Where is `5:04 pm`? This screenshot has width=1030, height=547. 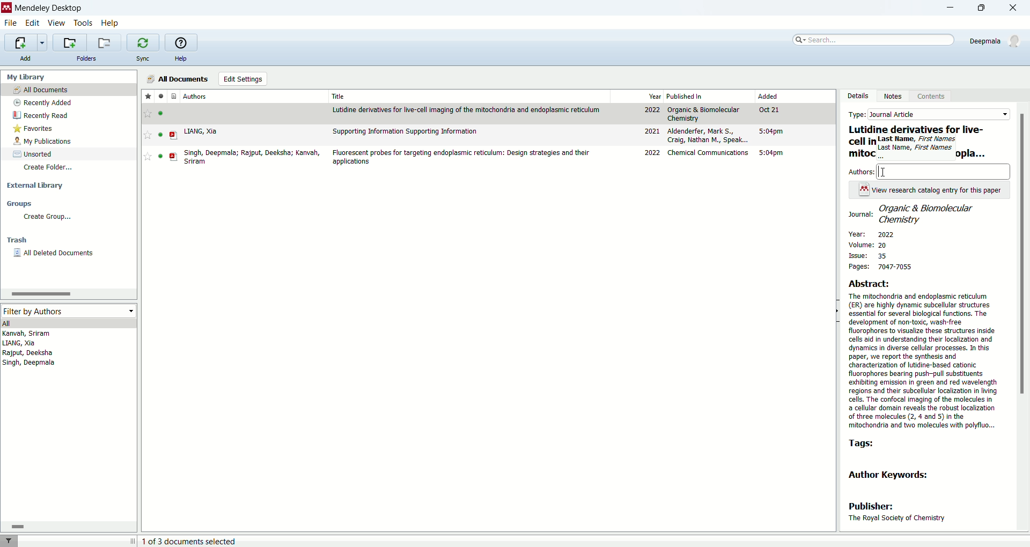
5:04 pm is located at coordinates (775, 153).